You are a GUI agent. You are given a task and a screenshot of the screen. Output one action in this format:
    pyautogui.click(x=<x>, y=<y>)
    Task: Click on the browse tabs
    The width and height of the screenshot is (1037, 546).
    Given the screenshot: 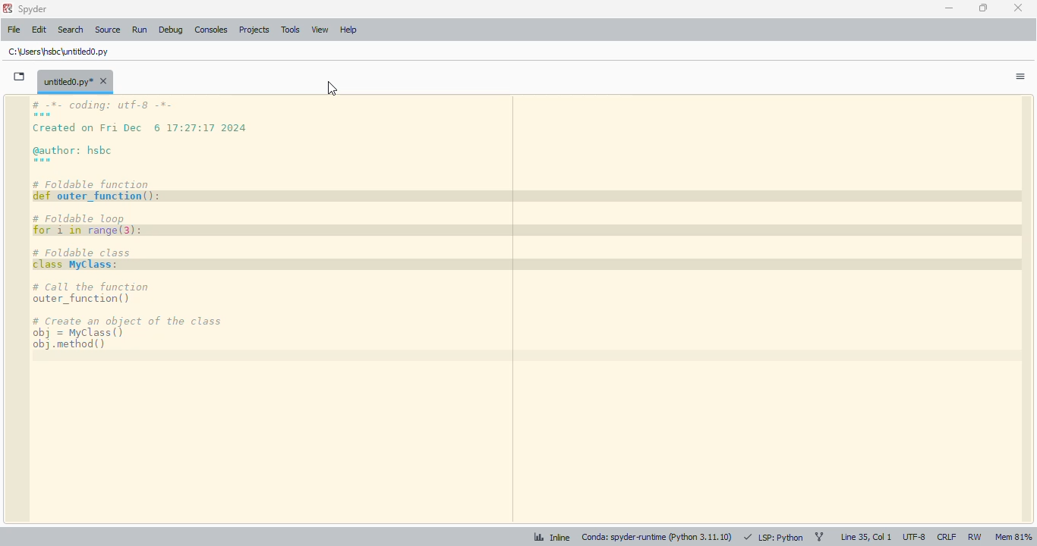 What is the action you would take?
    pyautogui.click(x=18, y=77)
    